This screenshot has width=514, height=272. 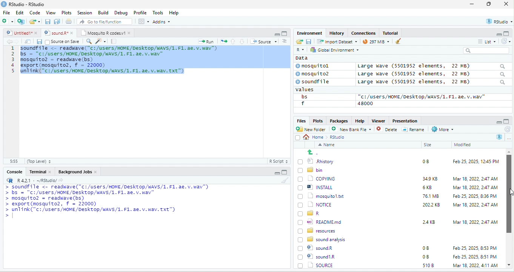 What do you see at coordinates (475, 205) in the screenshot?
I see `‘Mar 18, 2022, 2:47 AM` at bounding box center [475, 205].